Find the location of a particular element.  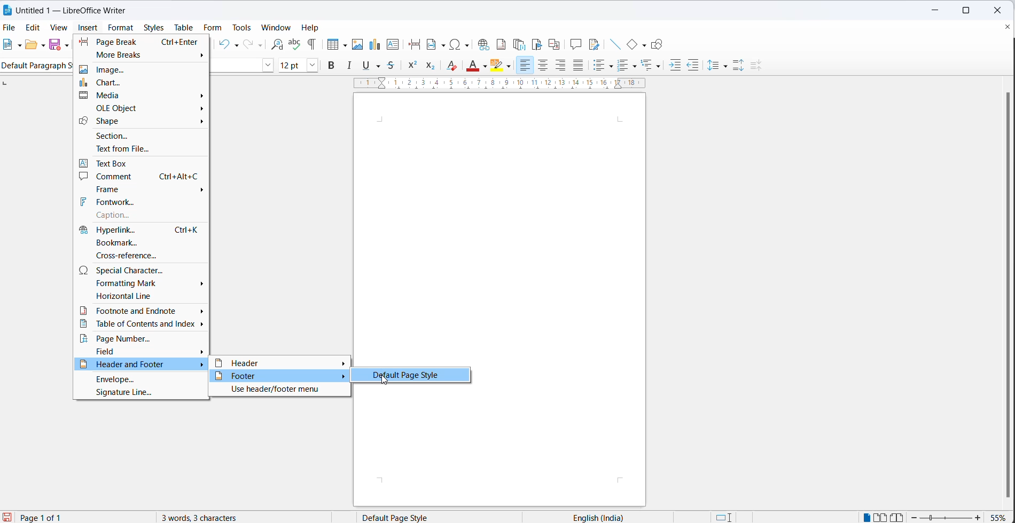

select outline format is located at coordinates (652, 66).